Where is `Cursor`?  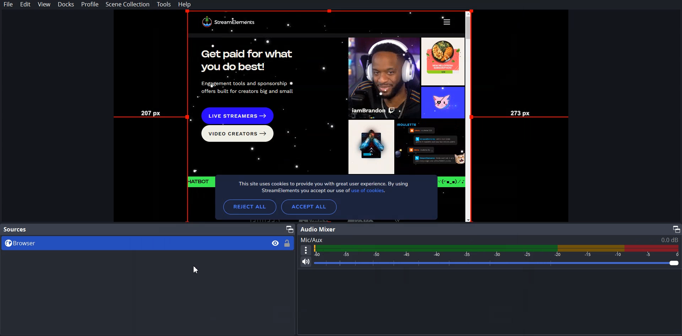
Cursor is located at coordinates (196, 270).